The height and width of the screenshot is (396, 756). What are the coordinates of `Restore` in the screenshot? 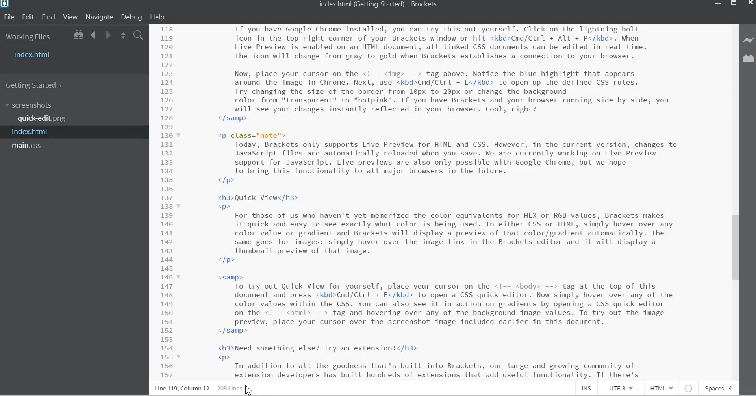 It's located at (734, 4).